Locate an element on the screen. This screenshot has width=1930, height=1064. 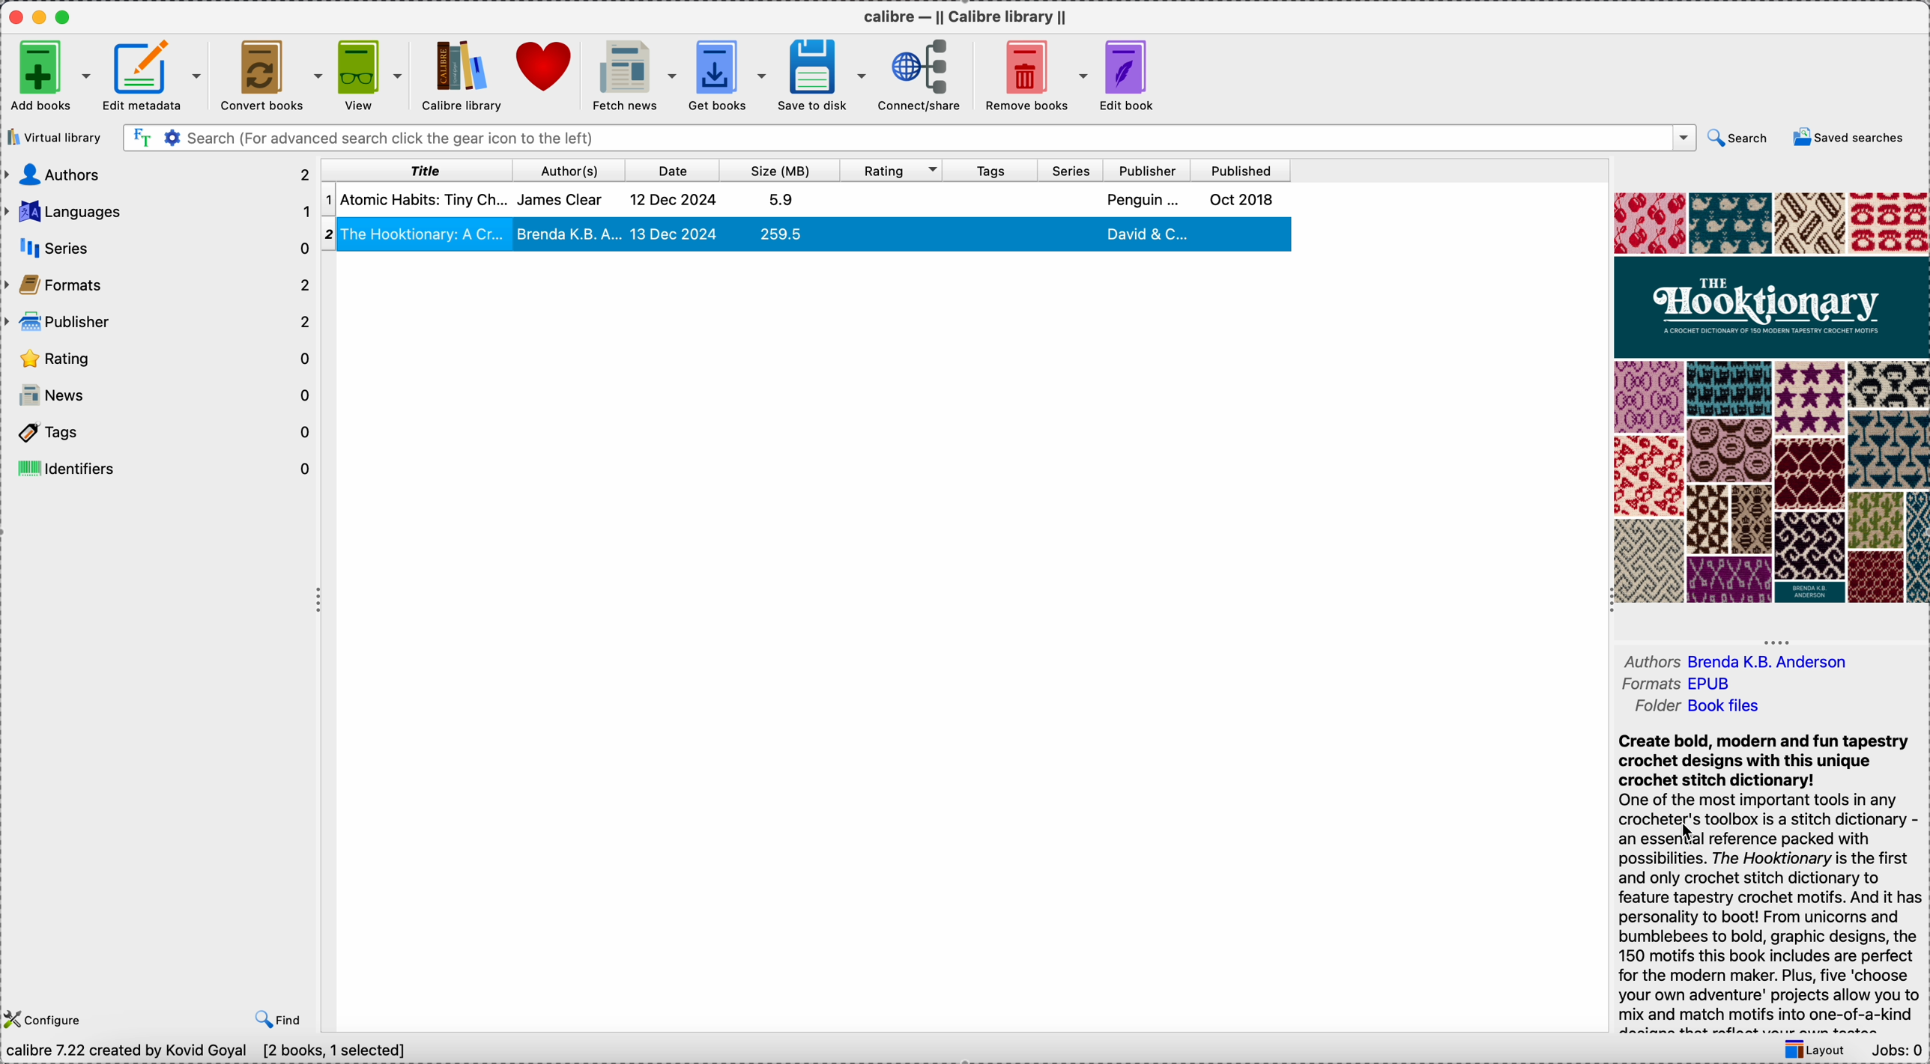
search is located at coordinates (1738, 139).